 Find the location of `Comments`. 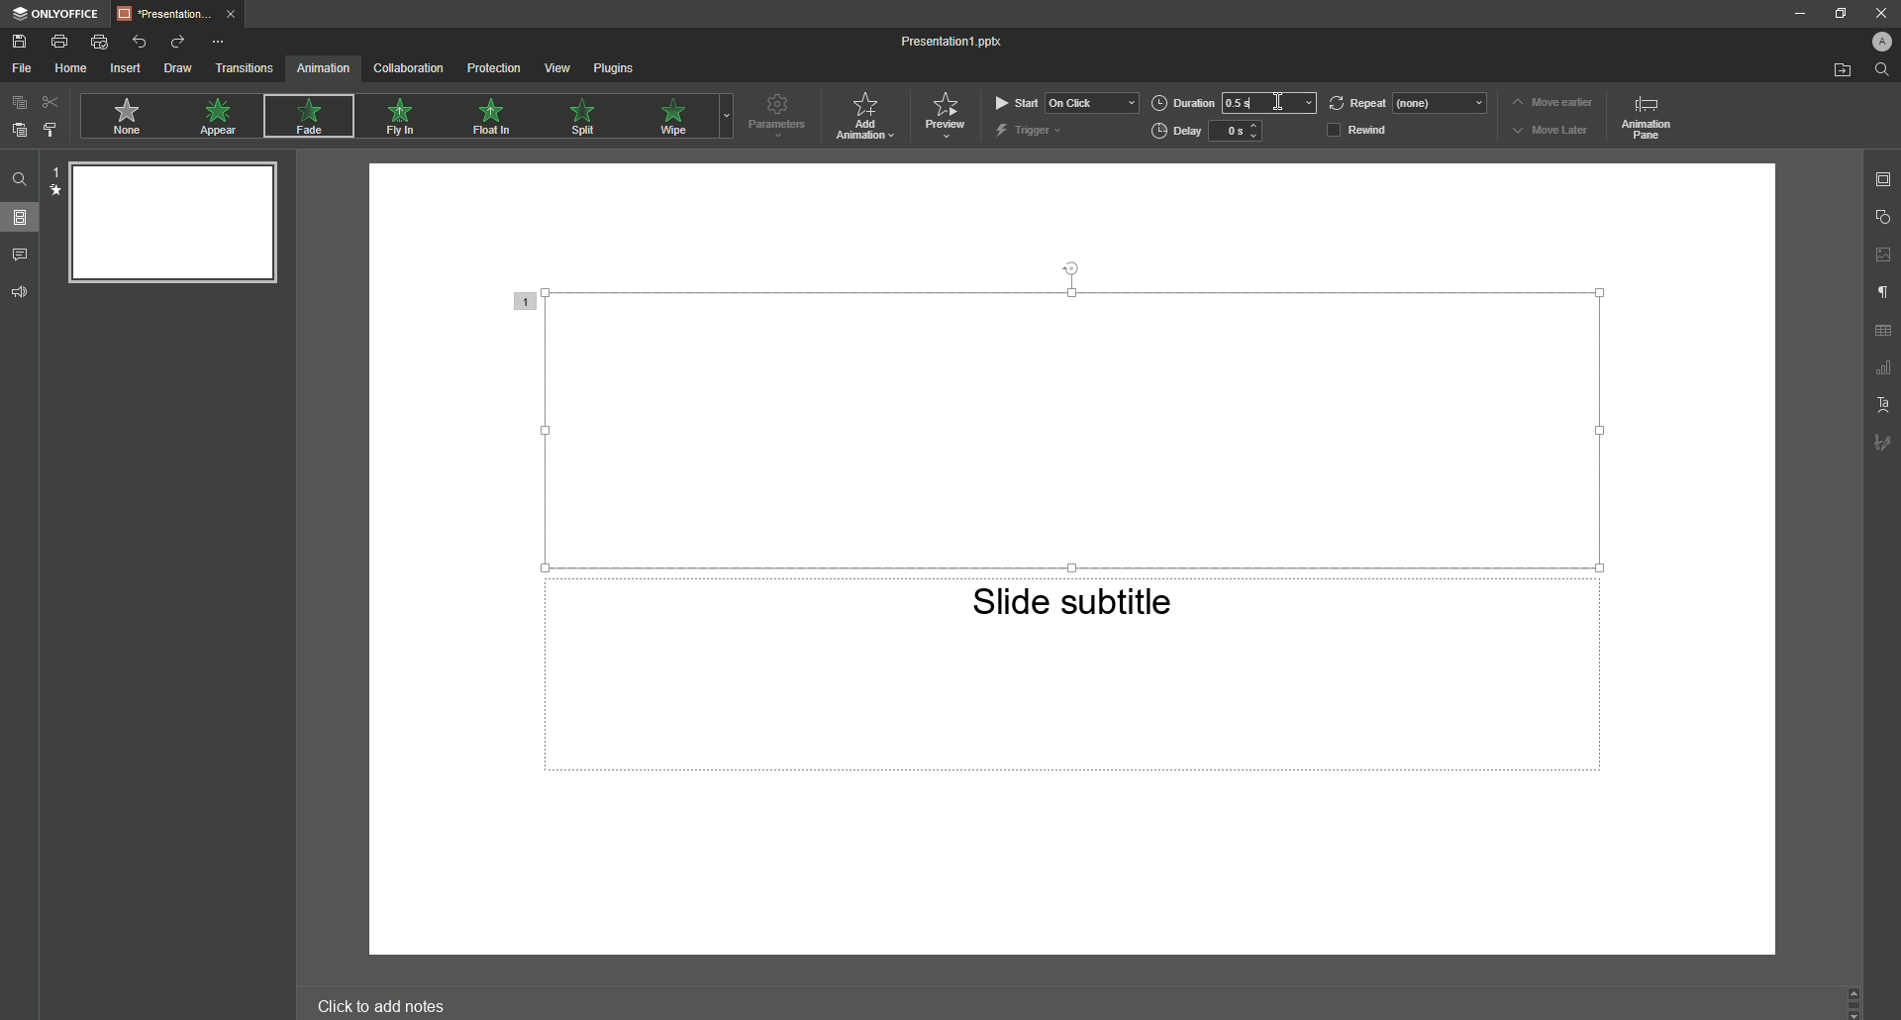

Comments is located at coordinates (21, 255).